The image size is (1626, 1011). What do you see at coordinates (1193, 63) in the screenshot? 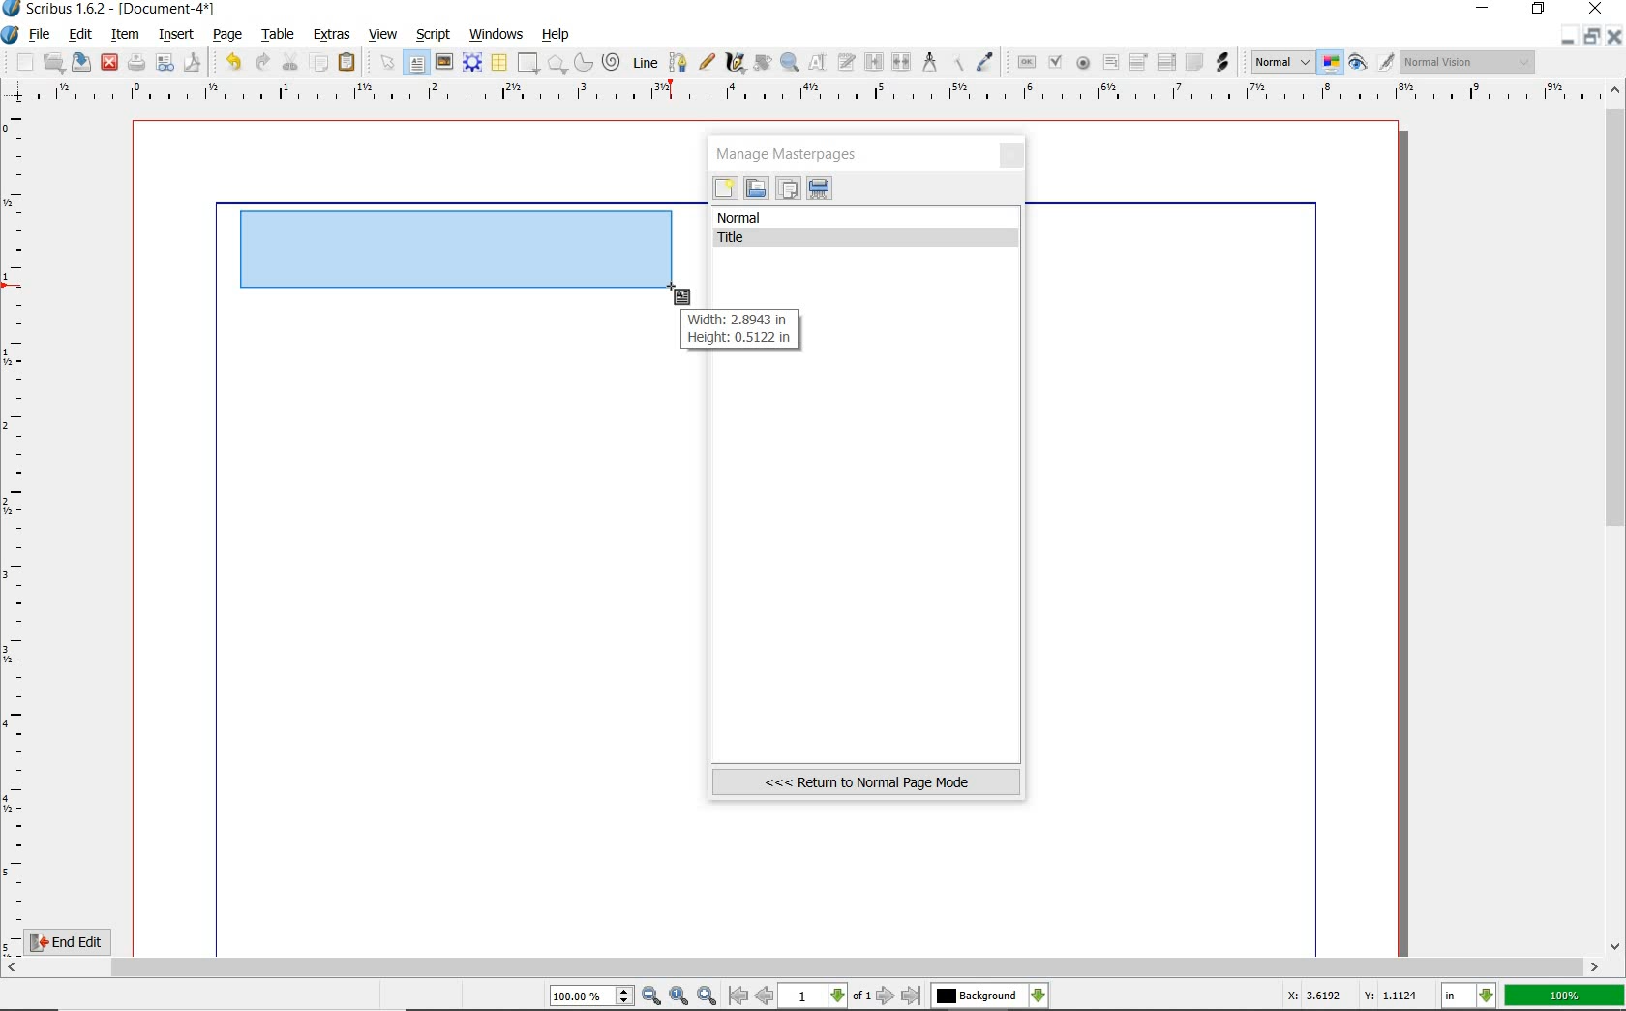
I see `text annotation` at bounding box center [1193, 63].